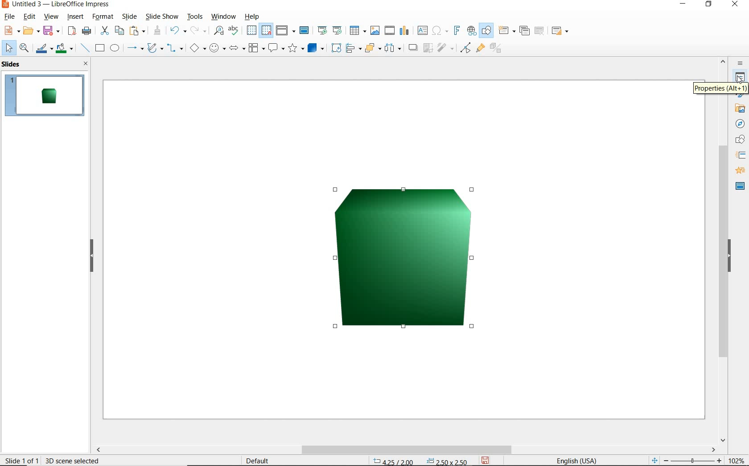 This screenshot has height=466, width=749. I want to click on SAVE, so click(488, 460).